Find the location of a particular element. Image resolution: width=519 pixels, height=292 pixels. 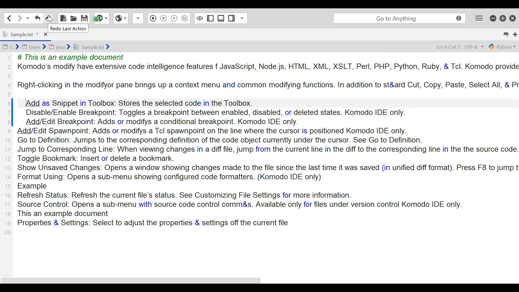

Go forward one location is located at coordinates (19, 18).